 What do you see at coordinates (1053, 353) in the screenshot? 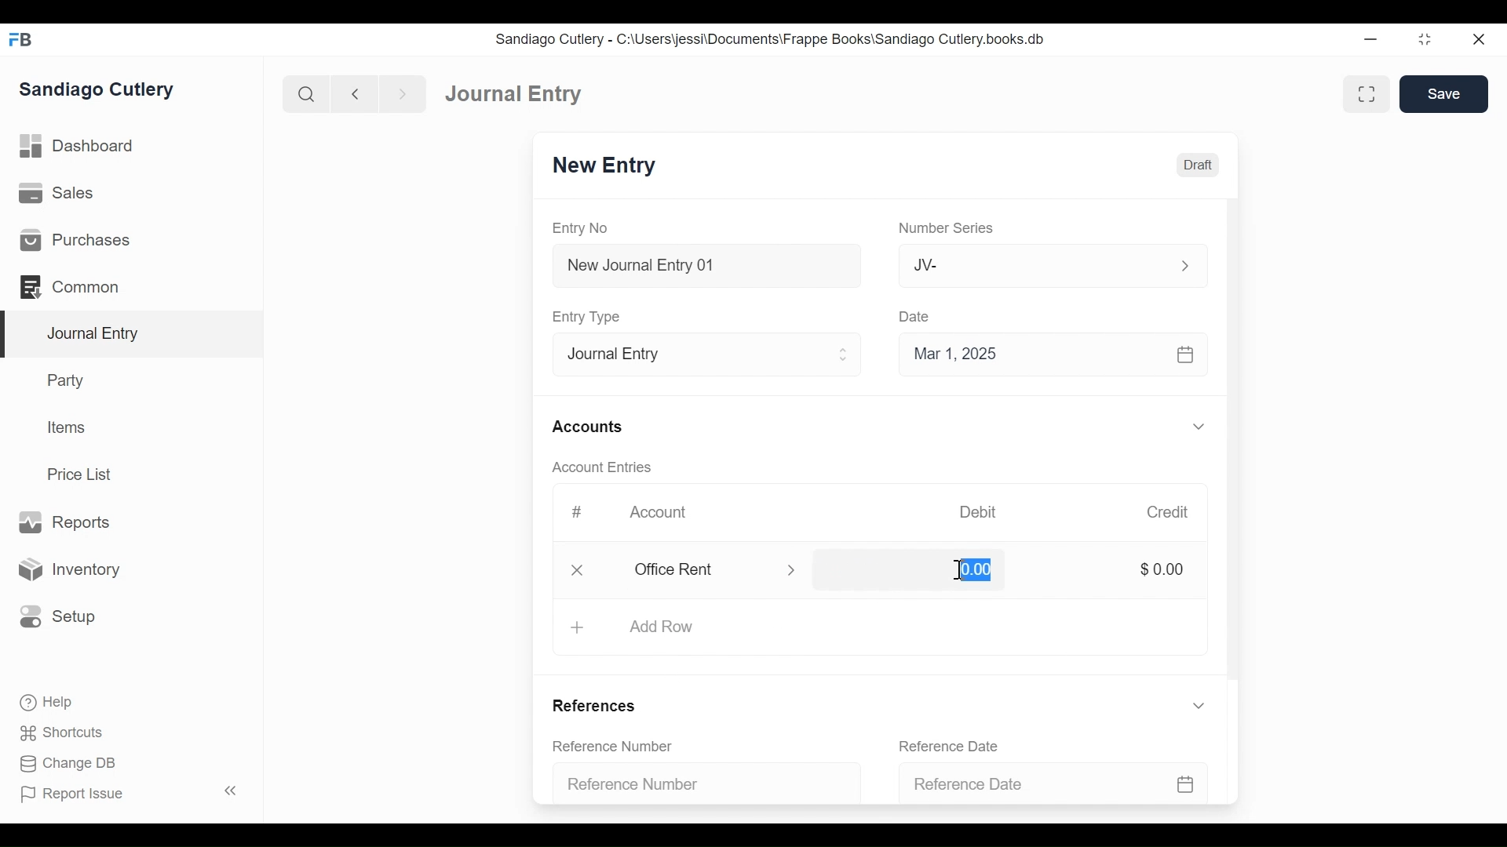
I see `Mar 1, 2025` at bounding box center [1053, 353].